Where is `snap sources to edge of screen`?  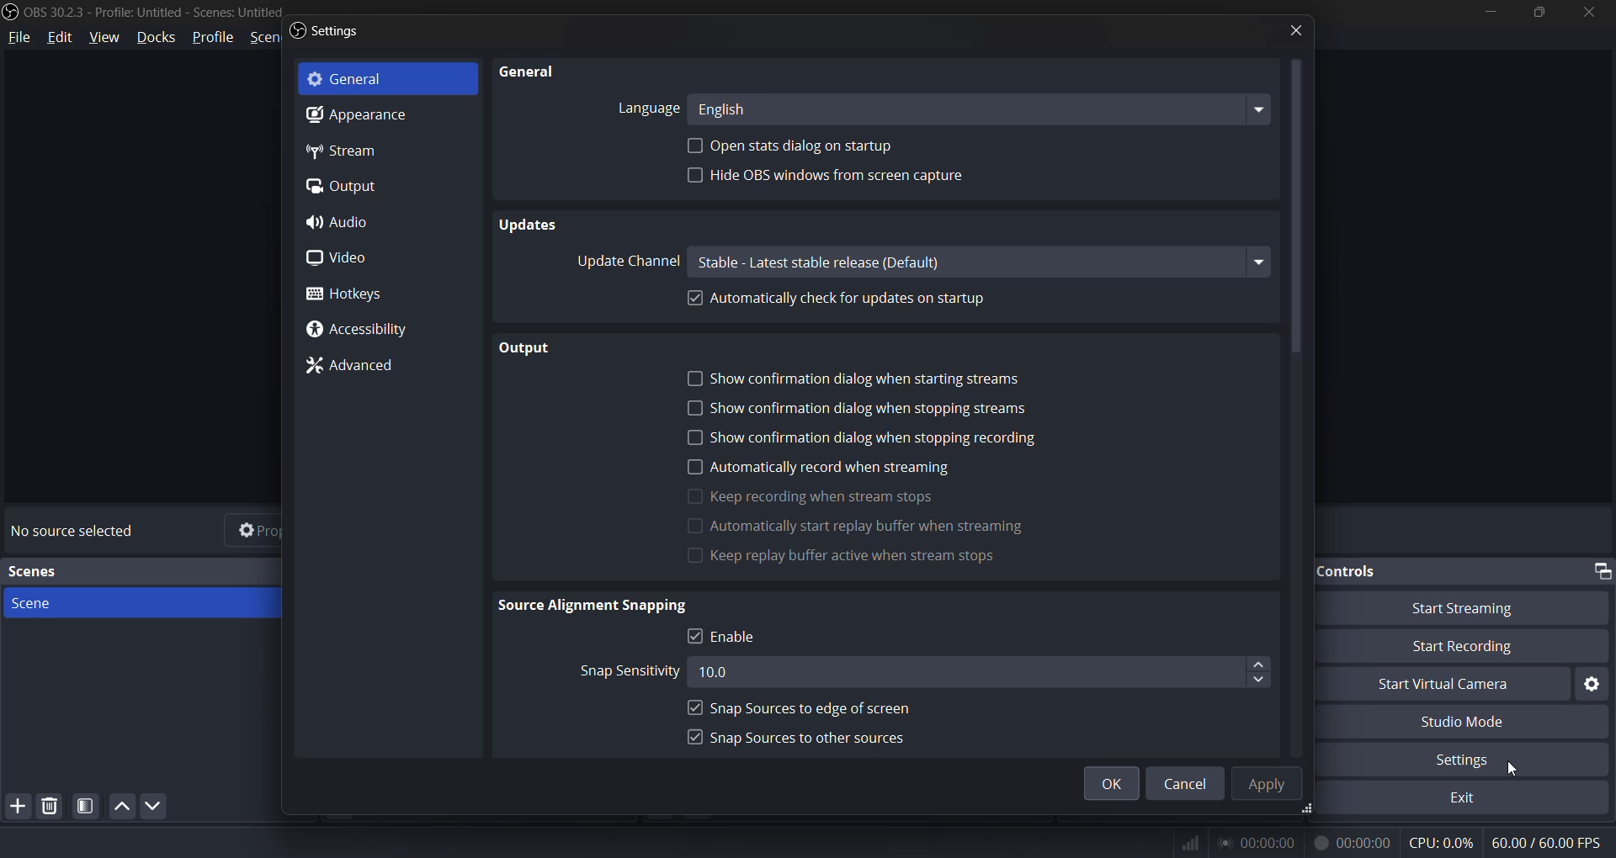
snap sources to edge of screen is located at coordinates (816, 709).